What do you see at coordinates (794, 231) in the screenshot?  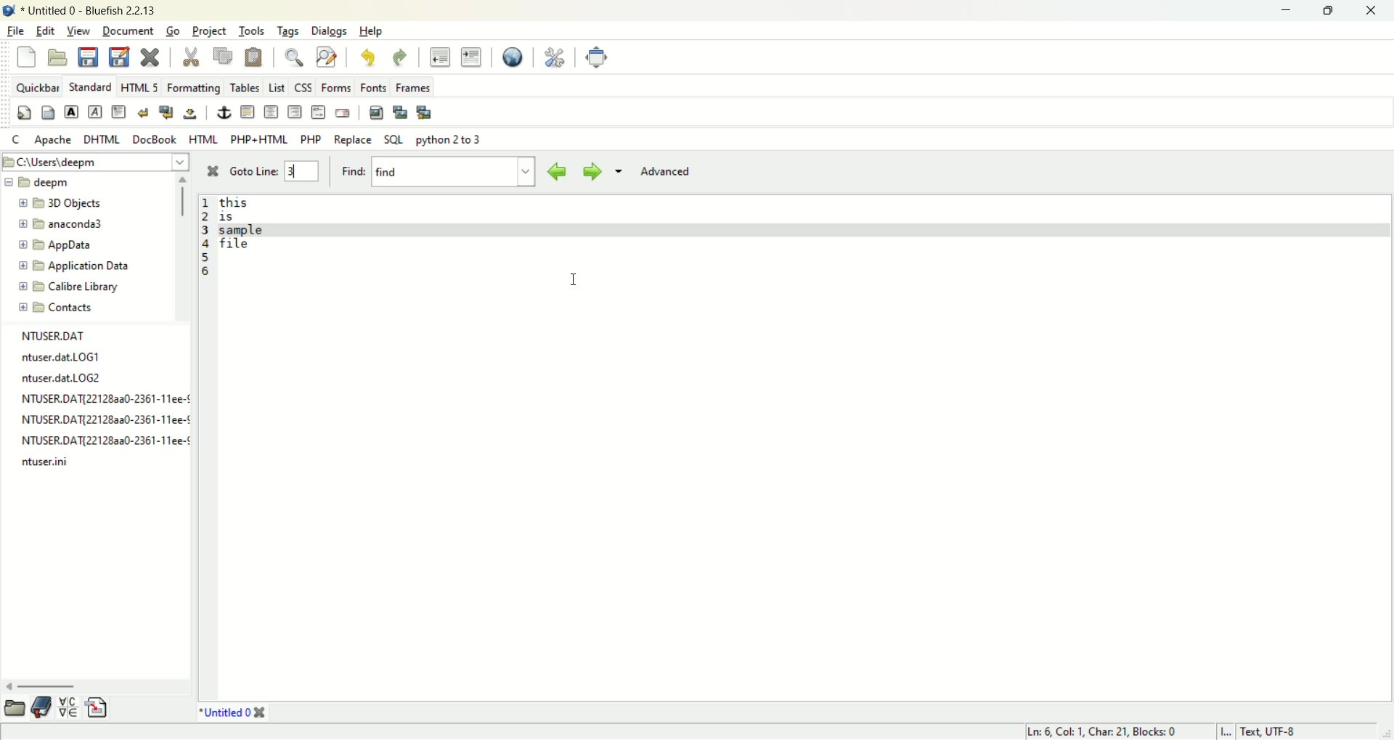 I see `line 3 selected` at bounding box center [794, 231].